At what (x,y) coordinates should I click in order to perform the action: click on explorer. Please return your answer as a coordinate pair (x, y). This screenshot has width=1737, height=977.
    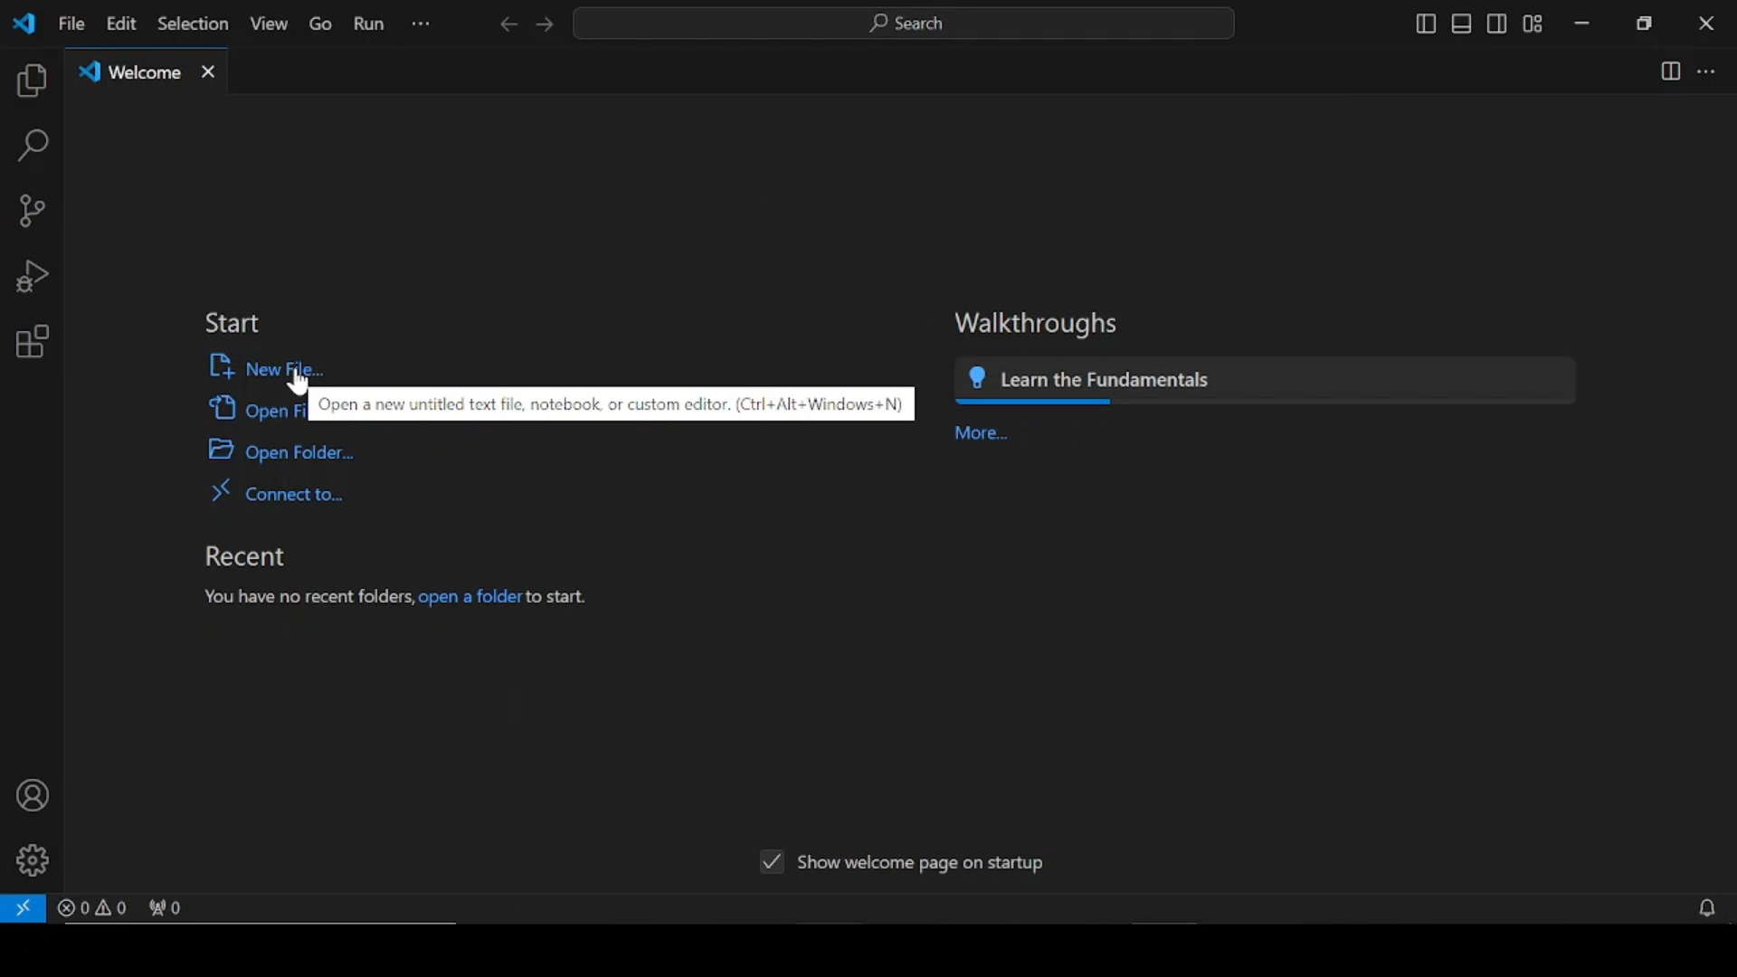
    Looking at the image, I should click on (33, 82).